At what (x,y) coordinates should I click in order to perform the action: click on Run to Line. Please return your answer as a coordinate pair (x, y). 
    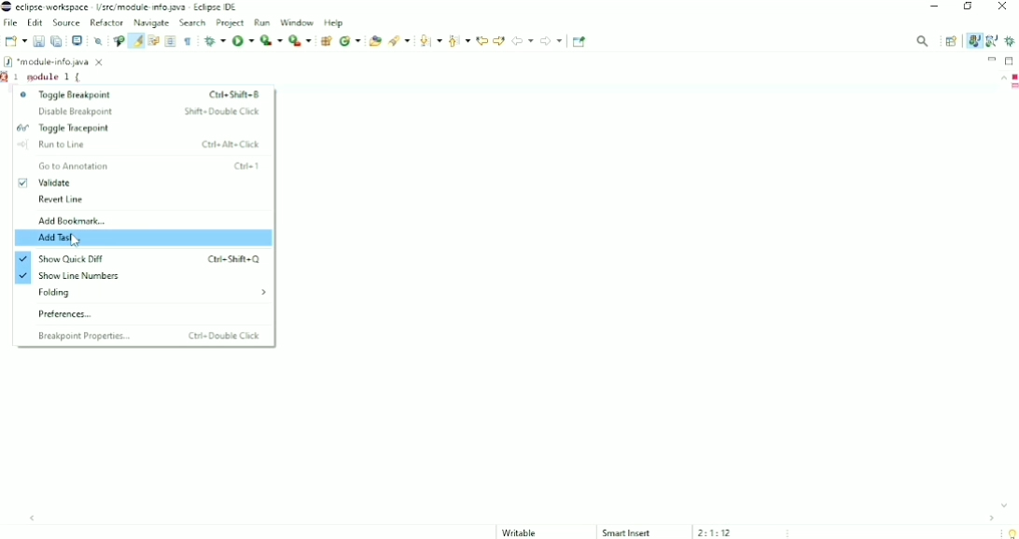
    Looking at the image, I should click on (139, 145).